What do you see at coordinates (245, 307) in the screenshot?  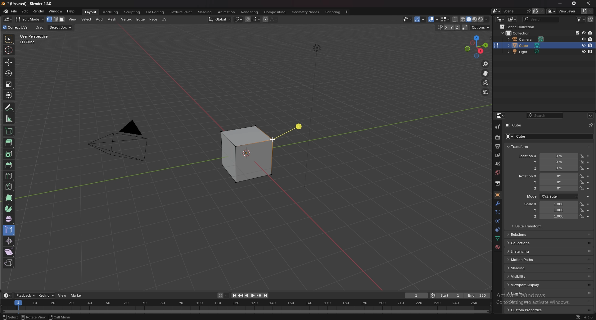 I see `seek` at bounding box center [245, 307].